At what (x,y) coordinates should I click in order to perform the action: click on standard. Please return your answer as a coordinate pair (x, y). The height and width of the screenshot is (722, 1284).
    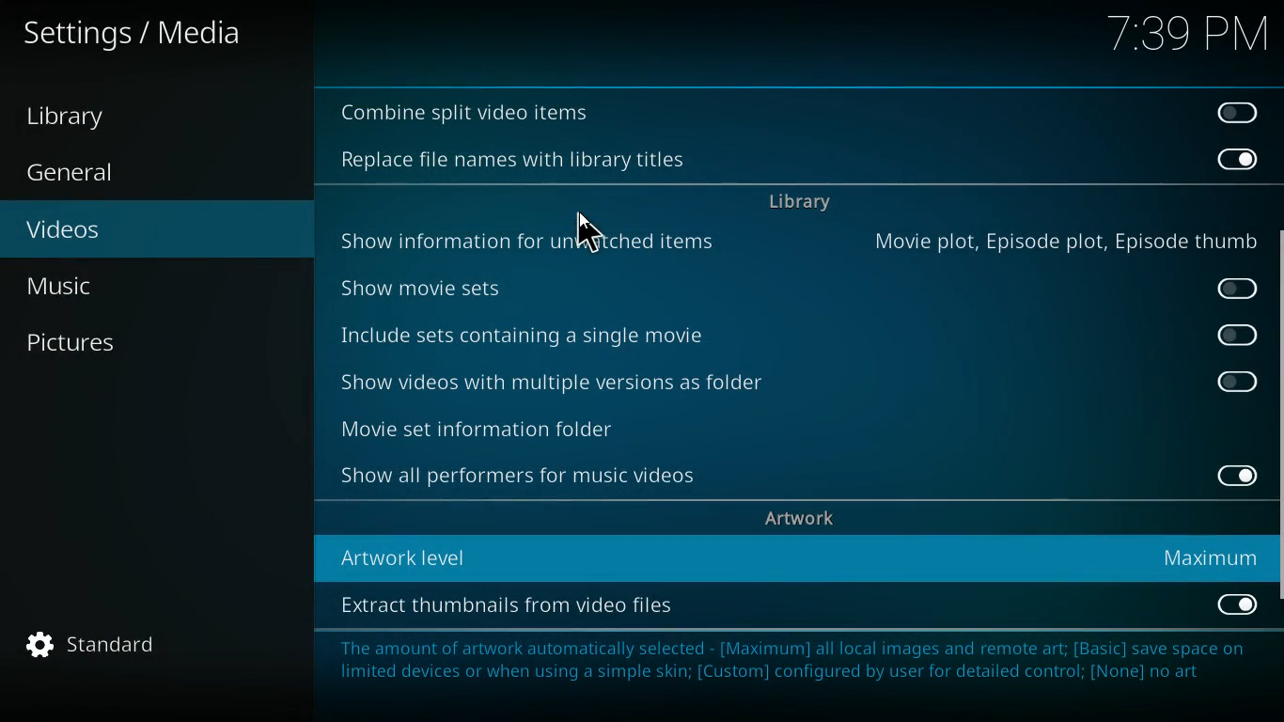
    Looking at the image, I should click on (102, 645).